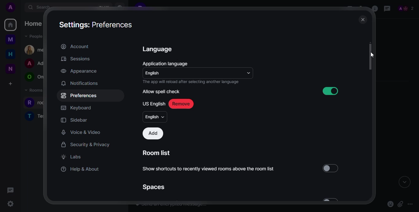  I want to click on new, so click(9, 68).